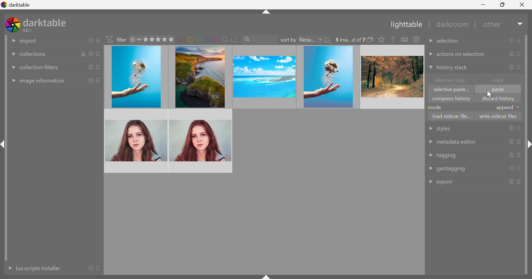  What do you see at coordinates (99, 269) in the screenshot?
I see `presets` at bounding box center [99, 269].